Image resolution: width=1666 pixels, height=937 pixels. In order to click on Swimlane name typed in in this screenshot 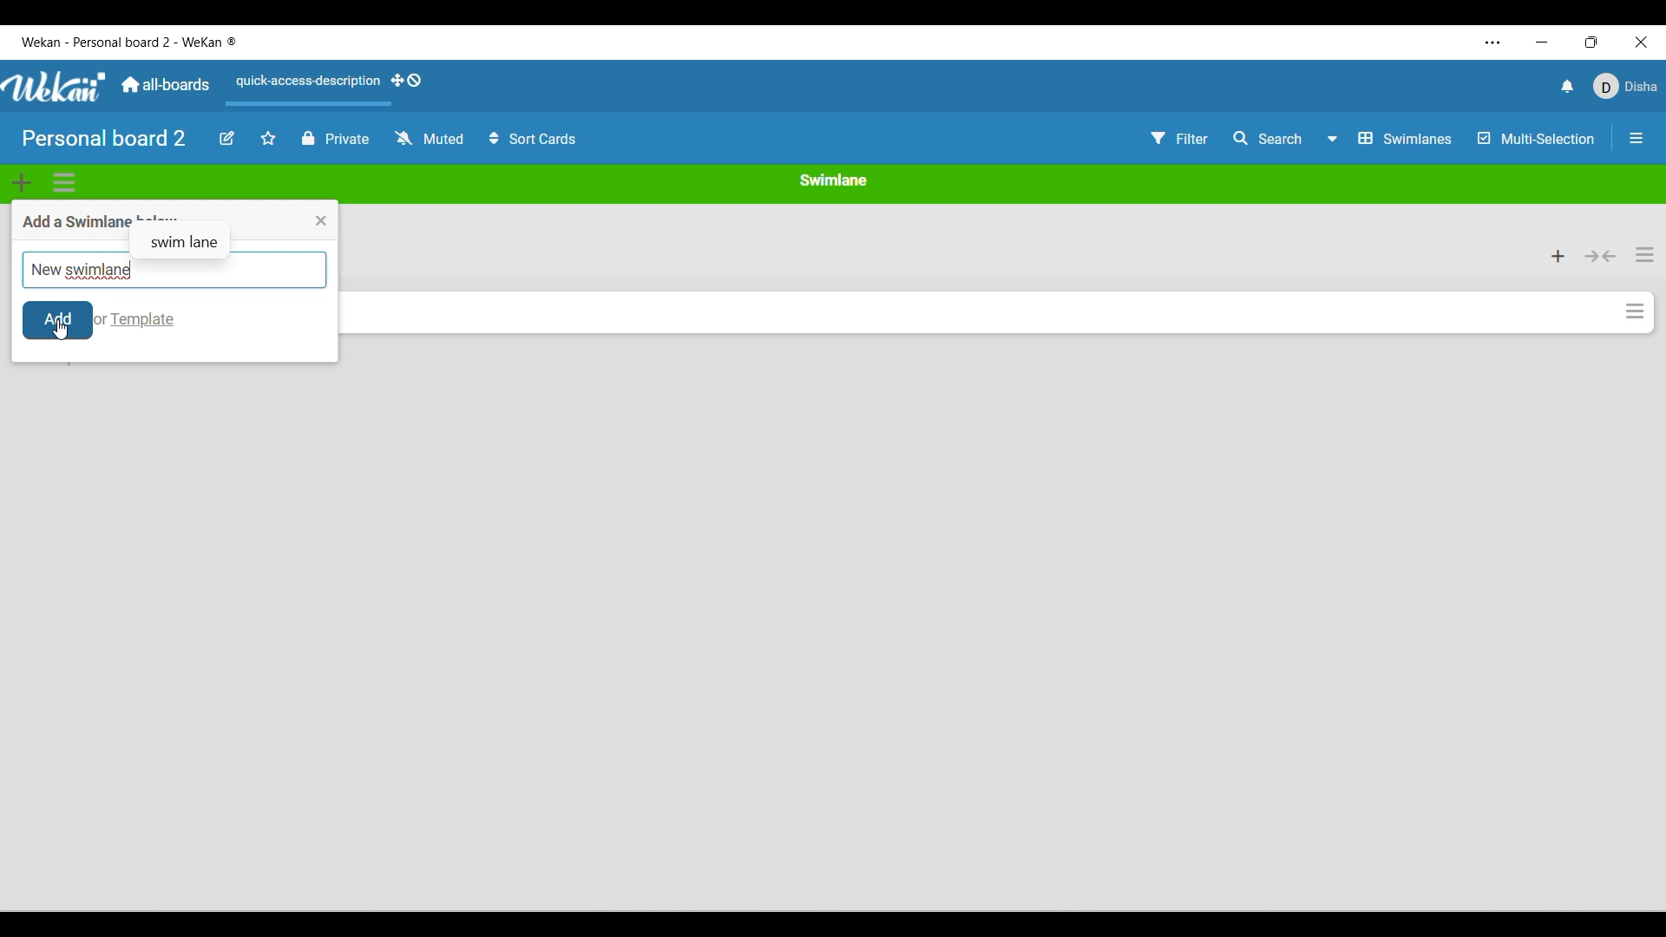, I will do `click(81, 270)`.